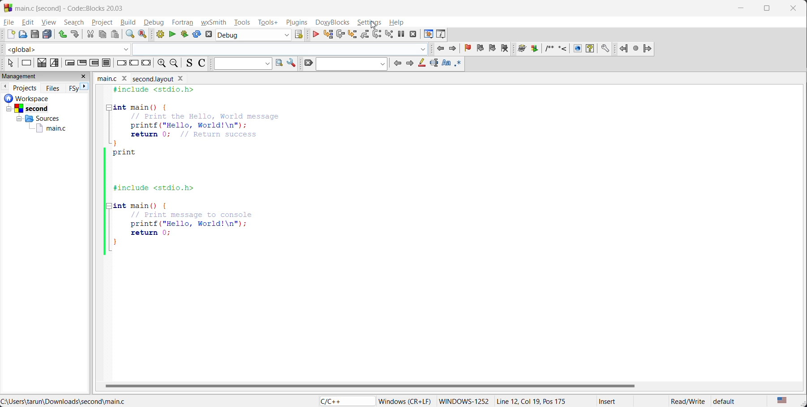 This screenshot has height=407, width=807. Describe the element at coordinates (176, 63) in the screenshot. I see `zoom out` at that location.